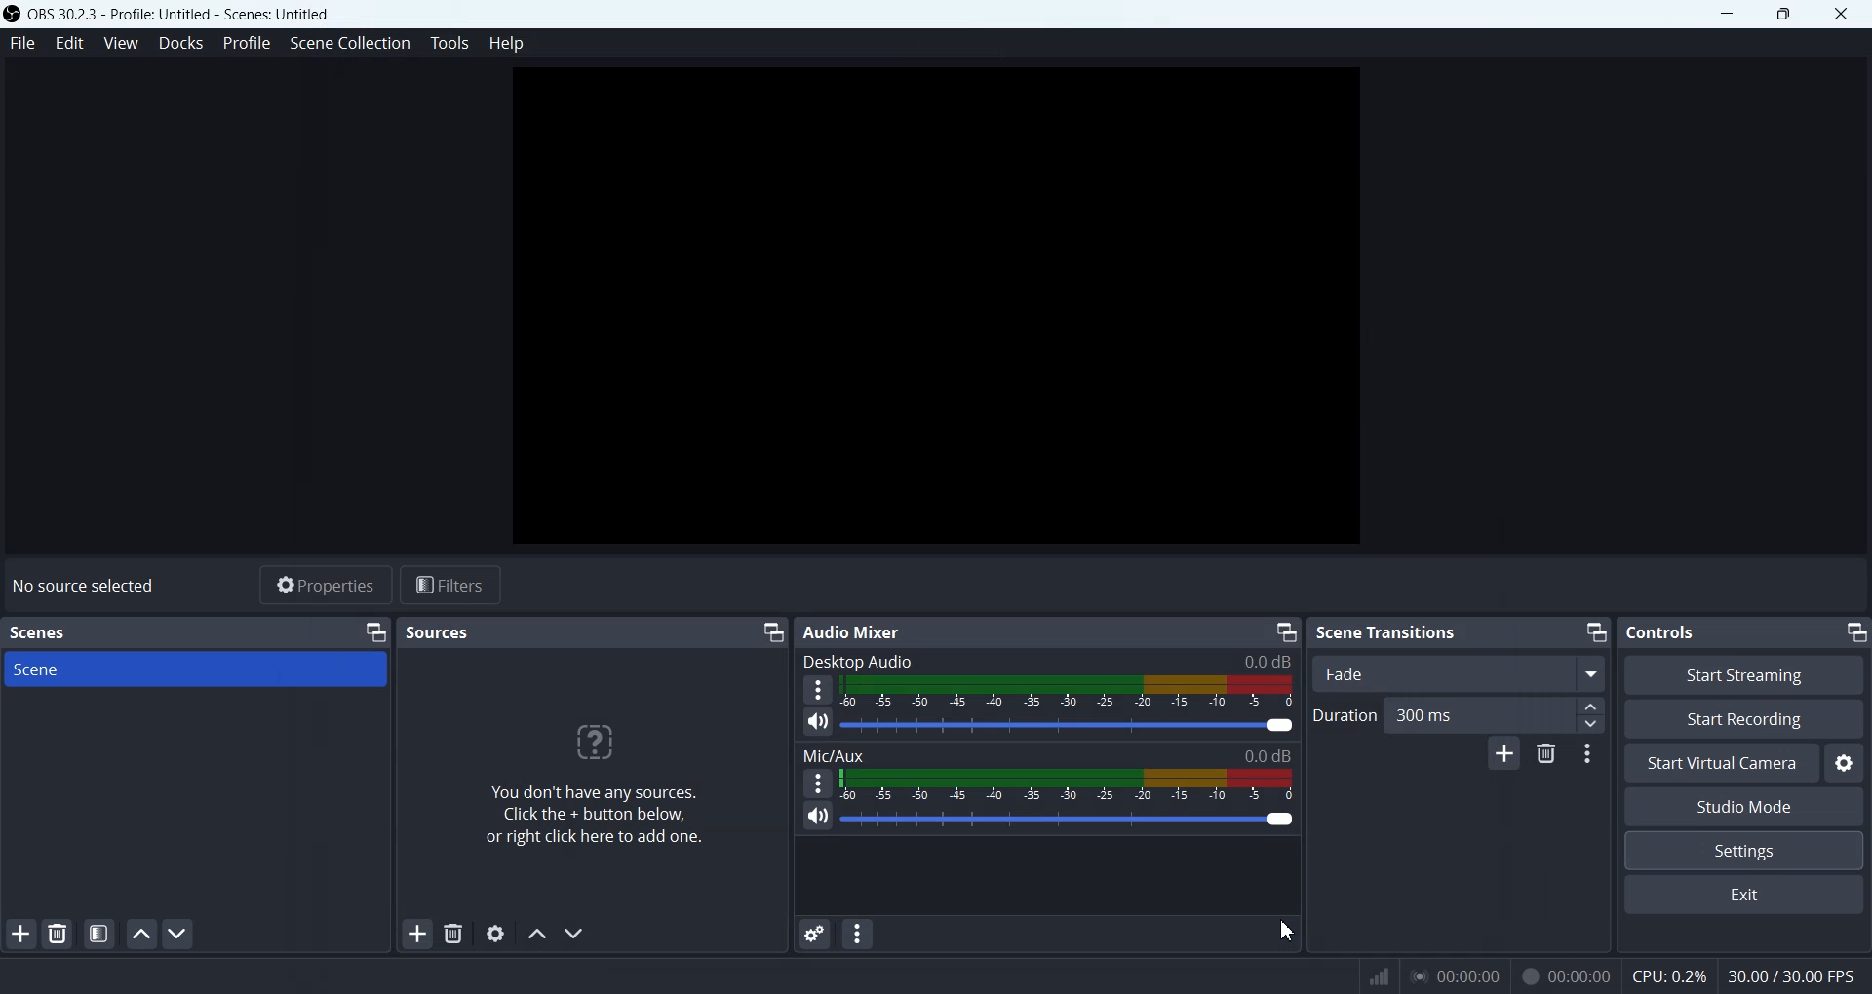 The height and width of the screenshot is (994, 1872). Describe the element at coordinates (374, 632) in the screenshot. I see `Minimize` at that location.